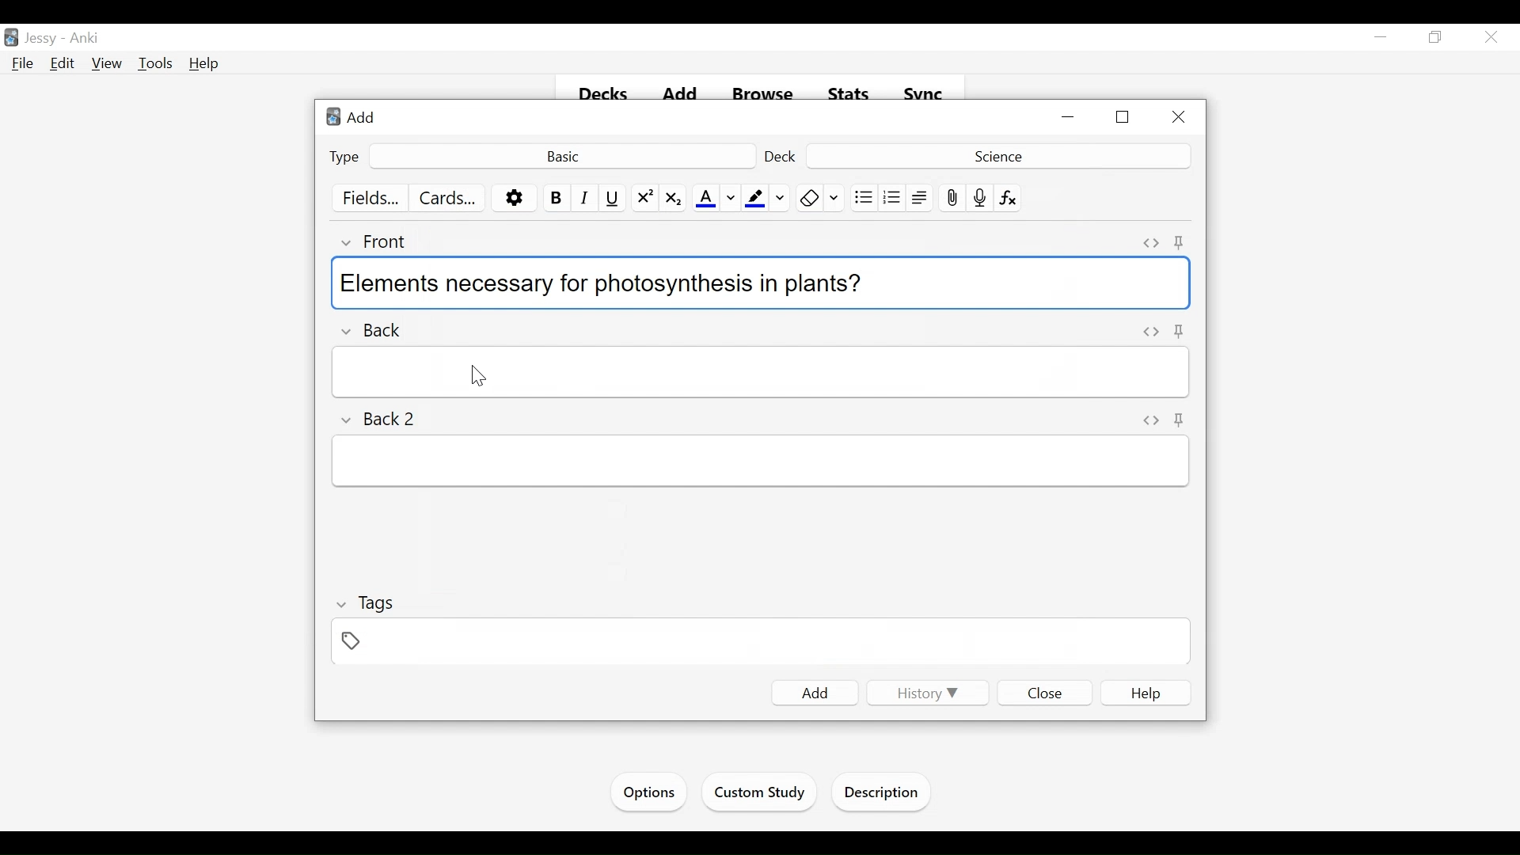  Describe the element at coordinates (885, 794) in the screenshot. I see `Description` at that location.